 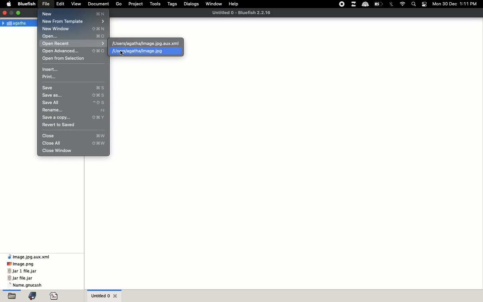 What do you see at coordinates (74, 51) in the screenshot?
I see `open advanced  command O` at bounding box center [74, 51].